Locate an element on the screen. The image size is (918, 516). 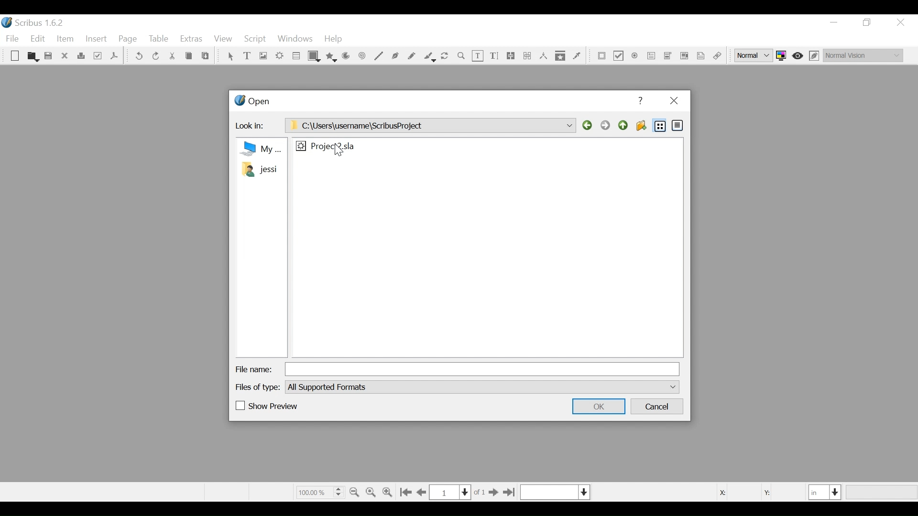
Coordinates is located at coordinates (755, 492).